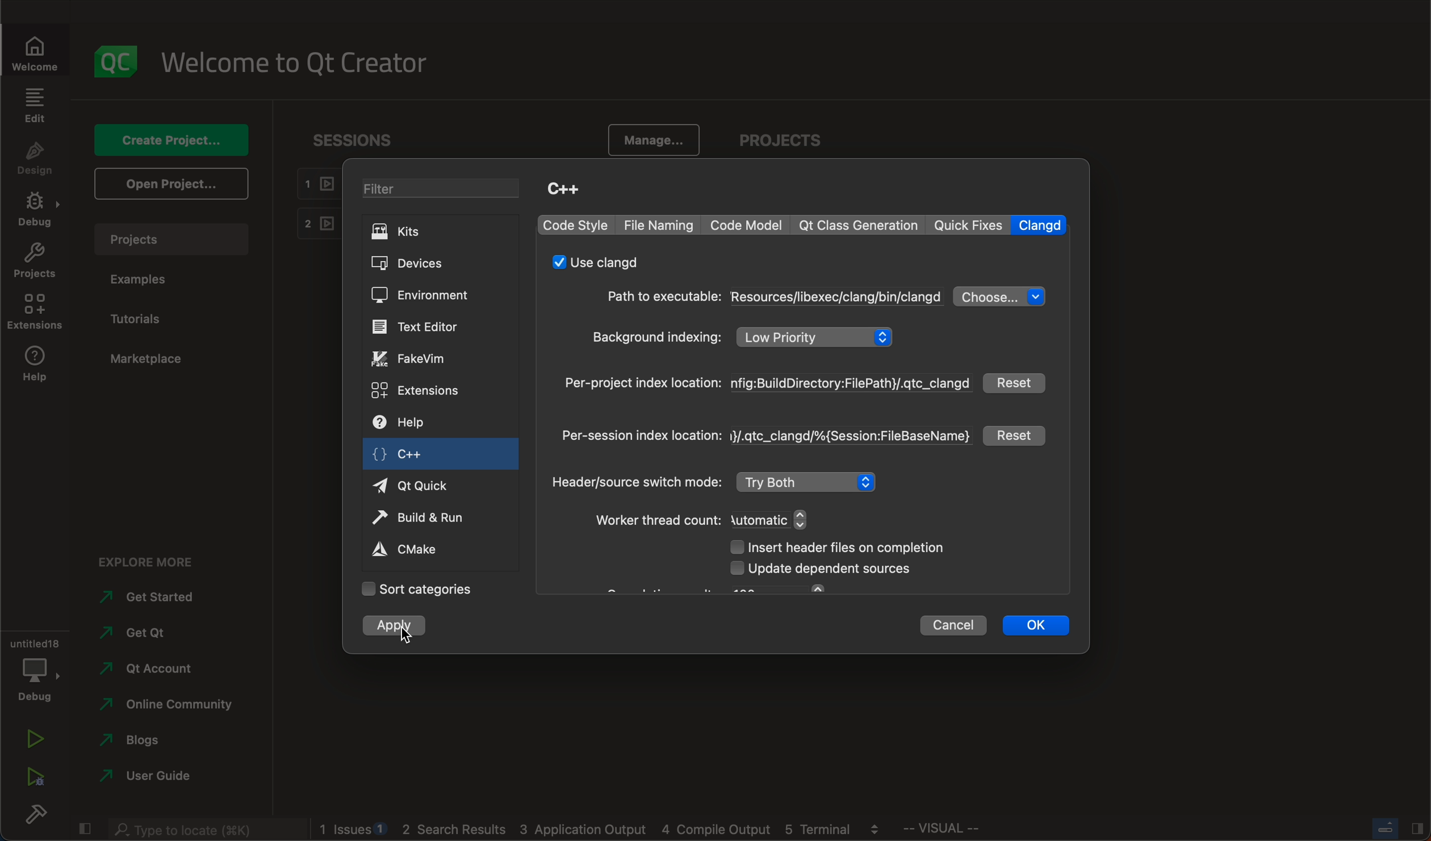 The width and height of the screenshot is (1431, 841). What do you see at coordinates (575, 225) in the screenshot?
I see `code style` at bounding box center [575, 225].